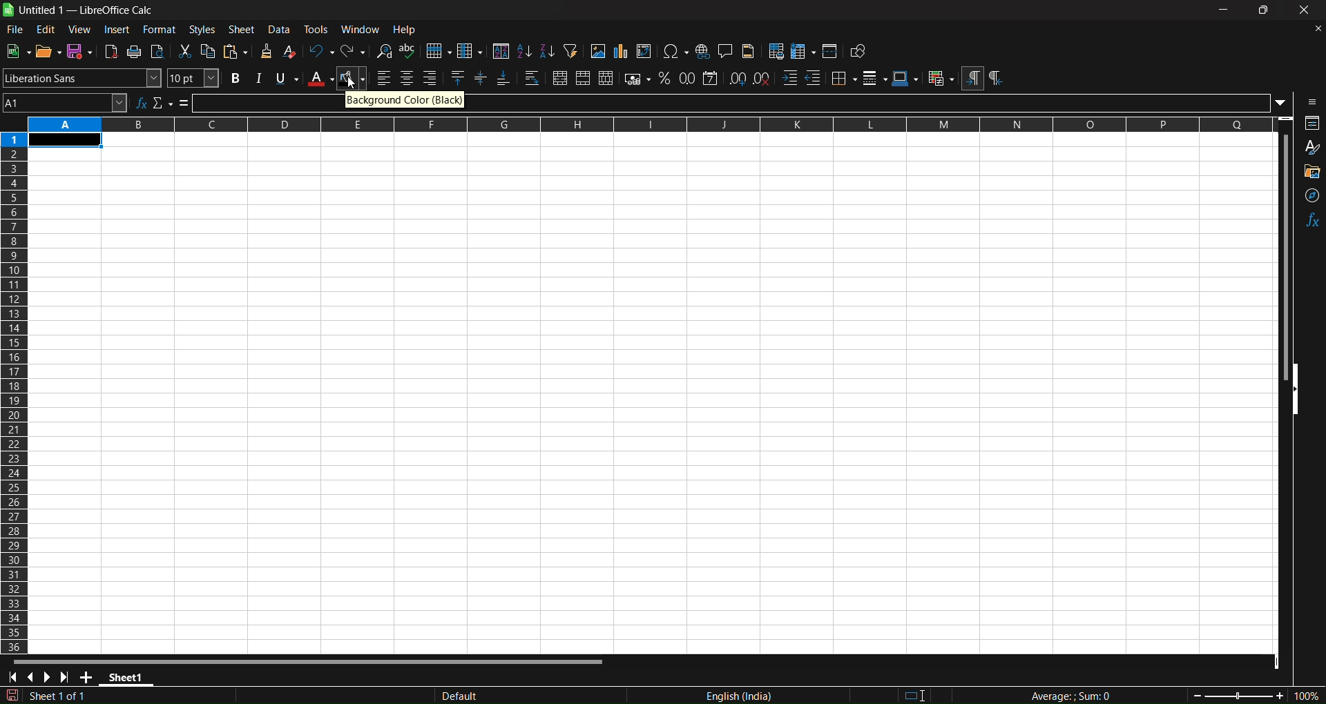 This screenshot has height=704, width=1326. I want to click on zoom factor, so click(1251, 695).